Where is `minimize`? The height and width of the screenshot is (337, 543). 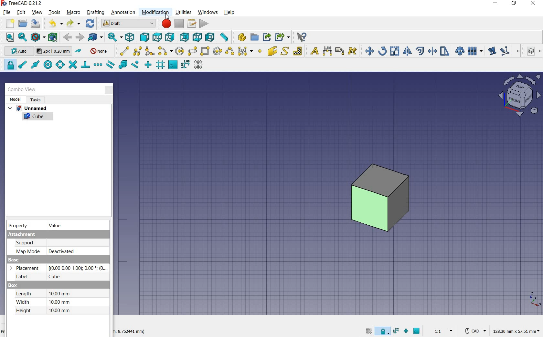 minimize is located at coordinates (495, 4).